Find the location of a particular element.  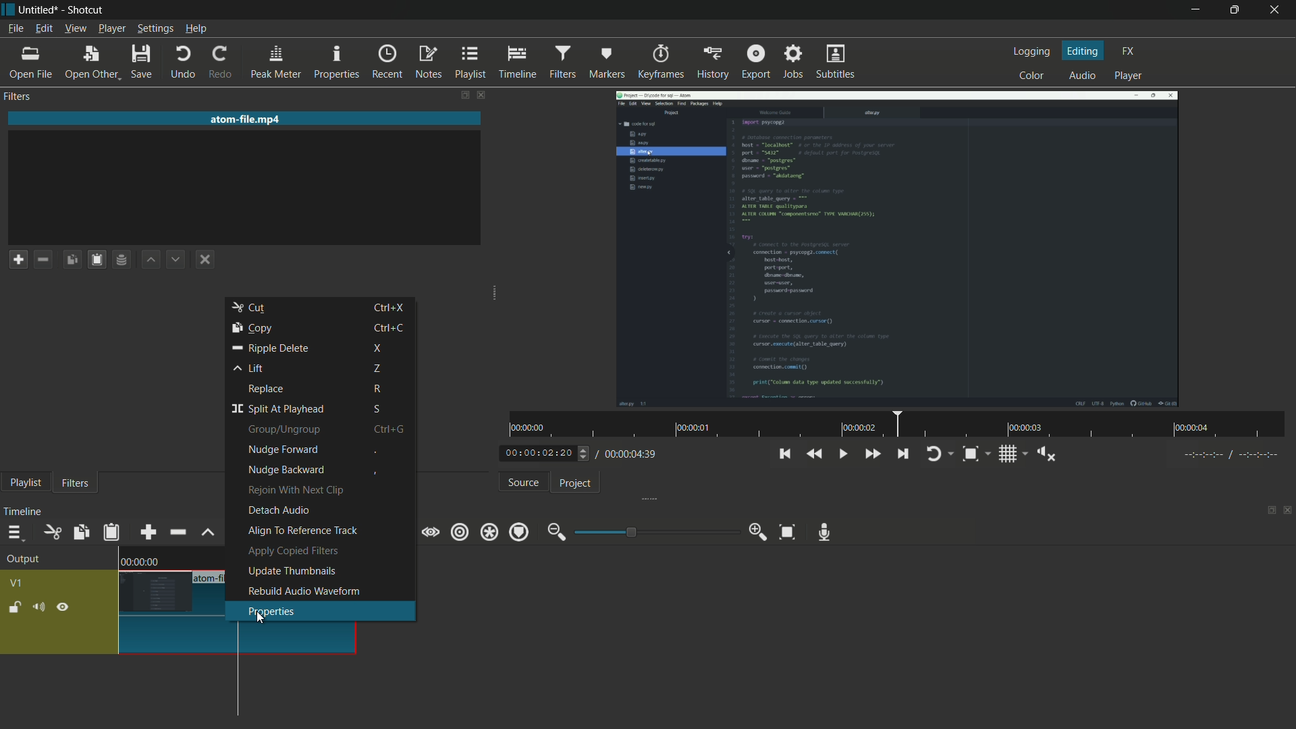

group/ungroup is located at coordinates (283, 431).